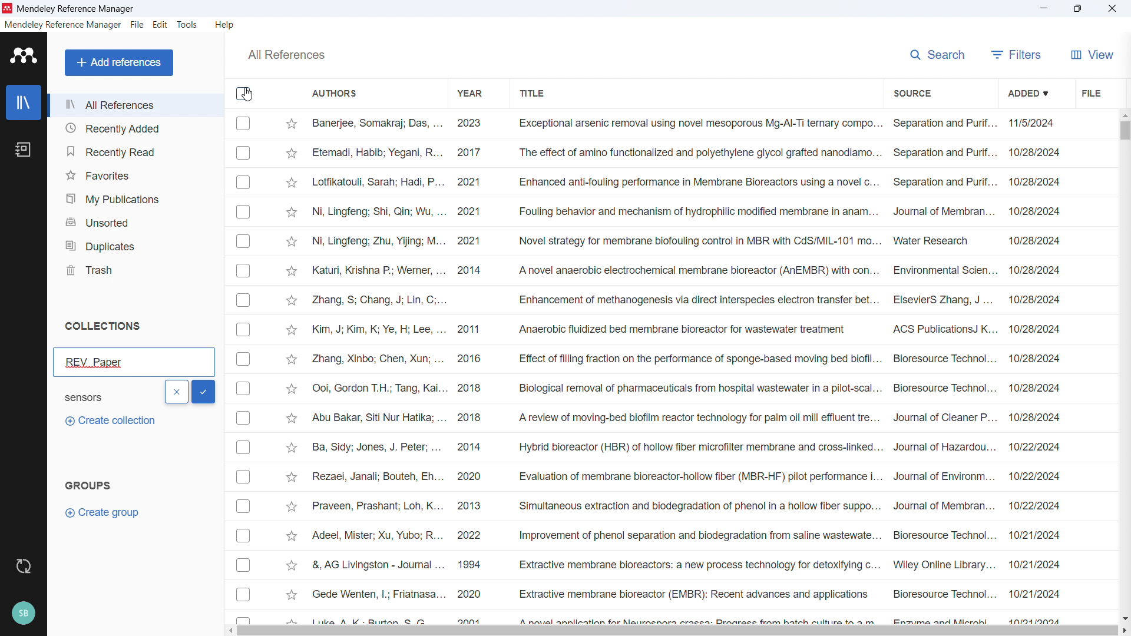  What do you see at coordinates (291, 183) in the screenshot?
I see `Star mark respective publication` at bounding box center [291, 183].